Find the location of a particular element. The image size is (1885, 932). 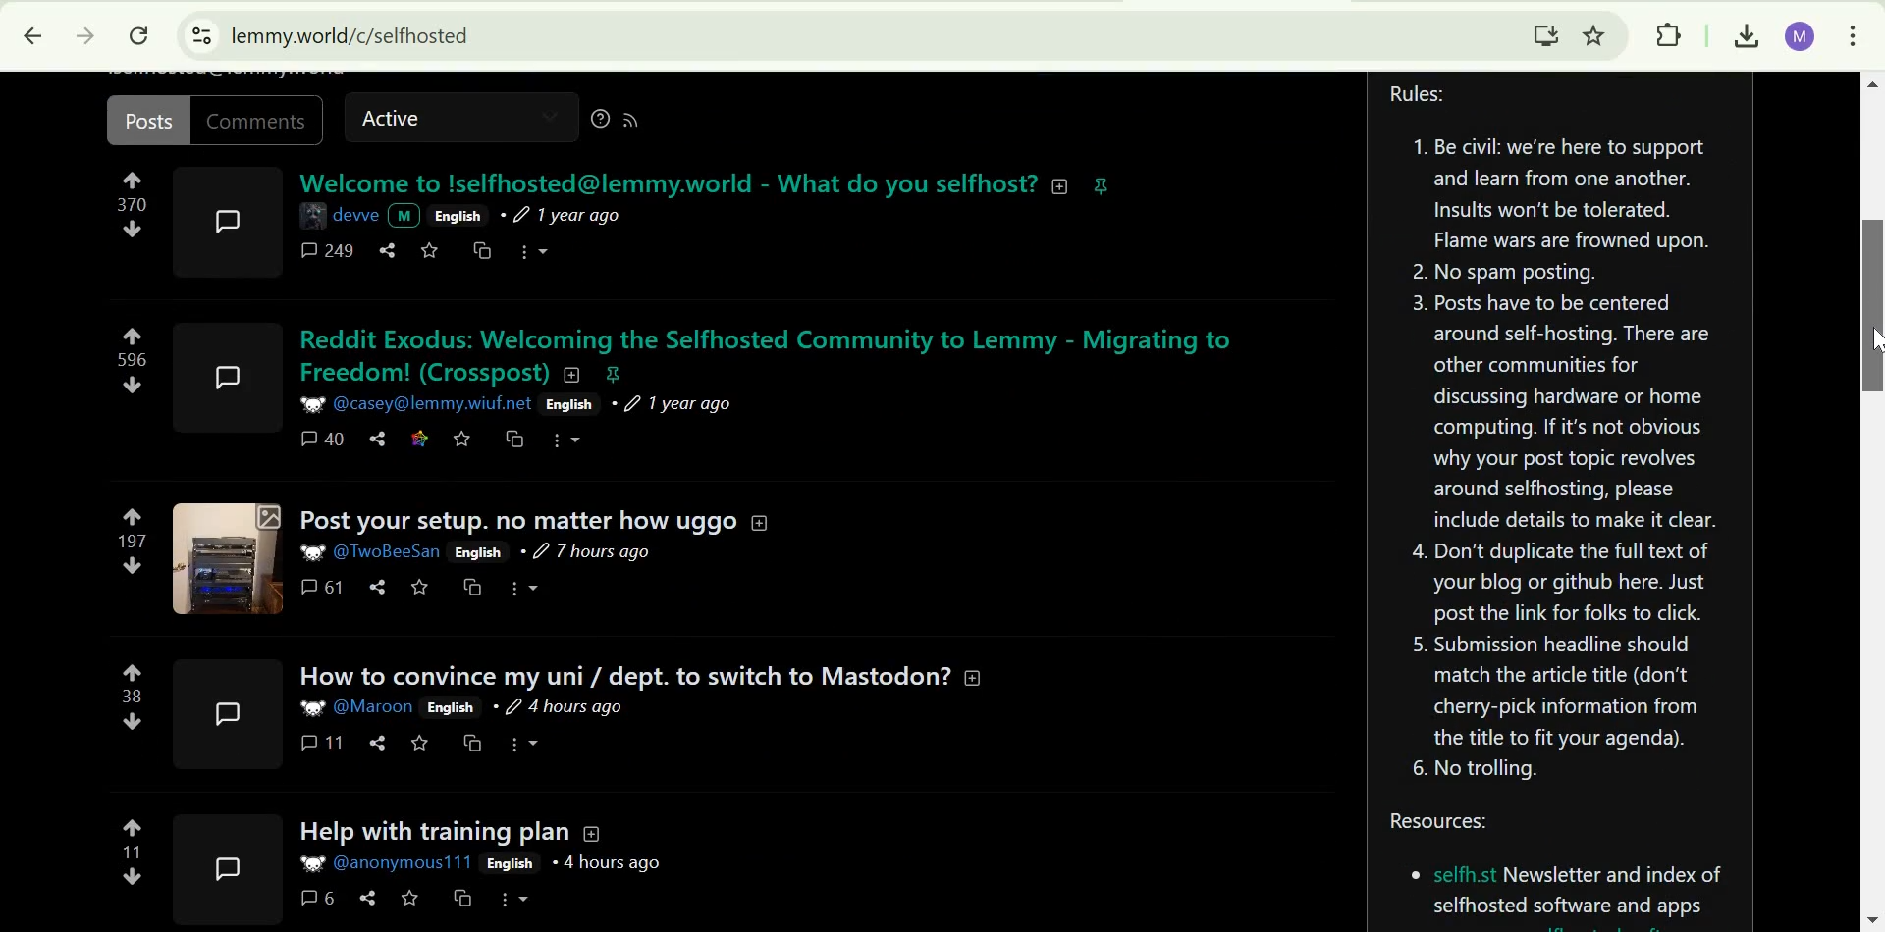

share is located at coordinates (379, 742).